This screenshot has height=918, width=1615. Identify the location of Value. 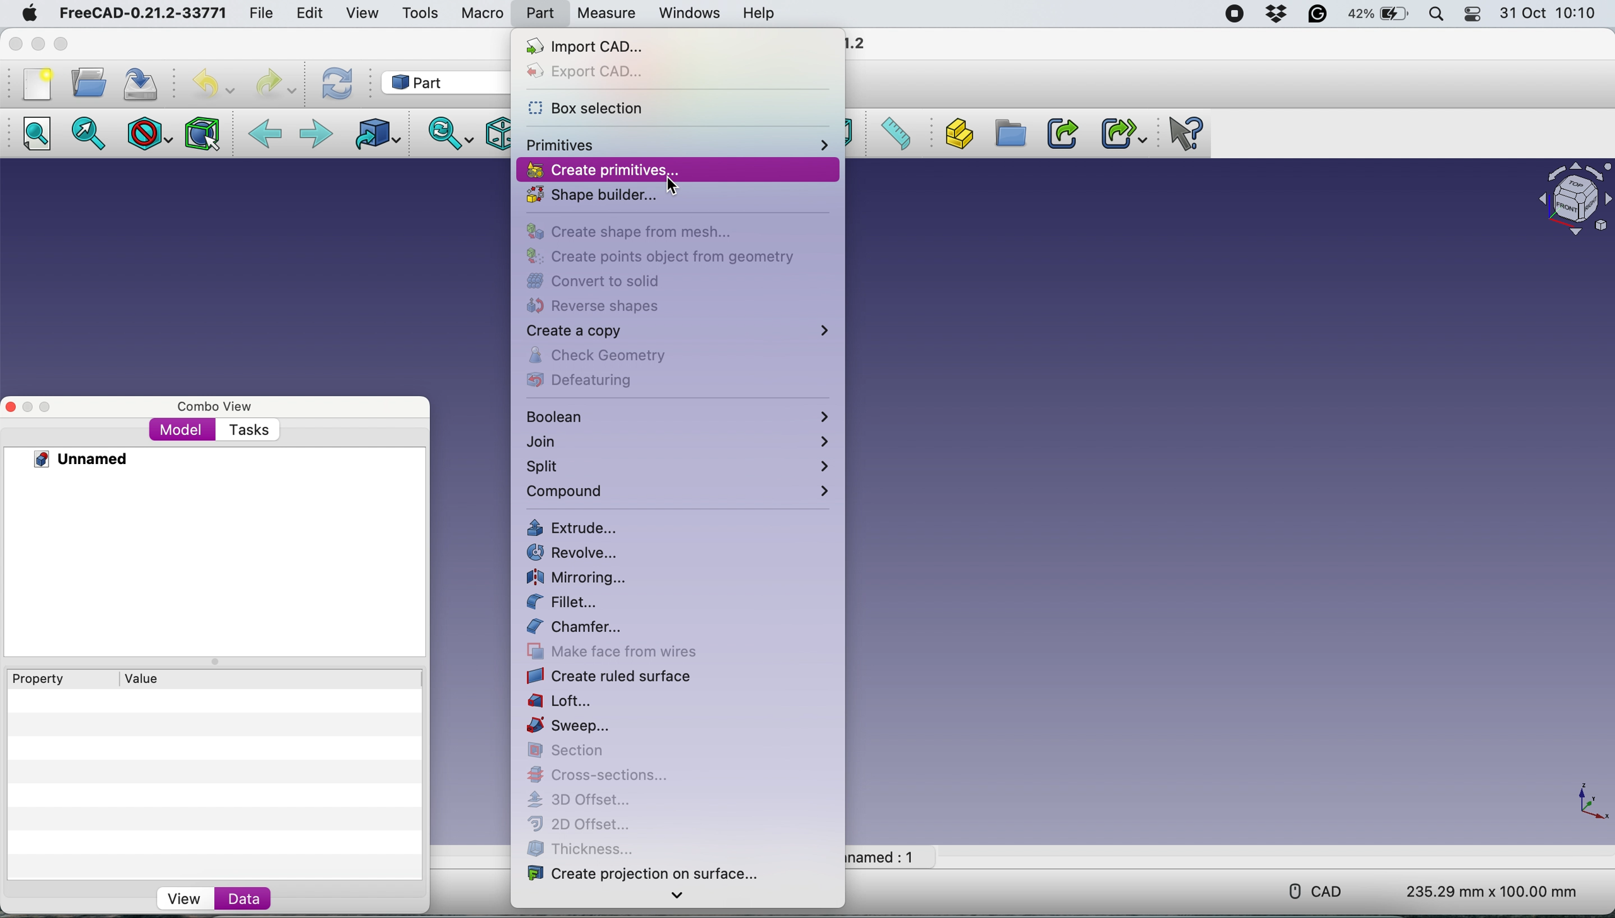
(146, 678).